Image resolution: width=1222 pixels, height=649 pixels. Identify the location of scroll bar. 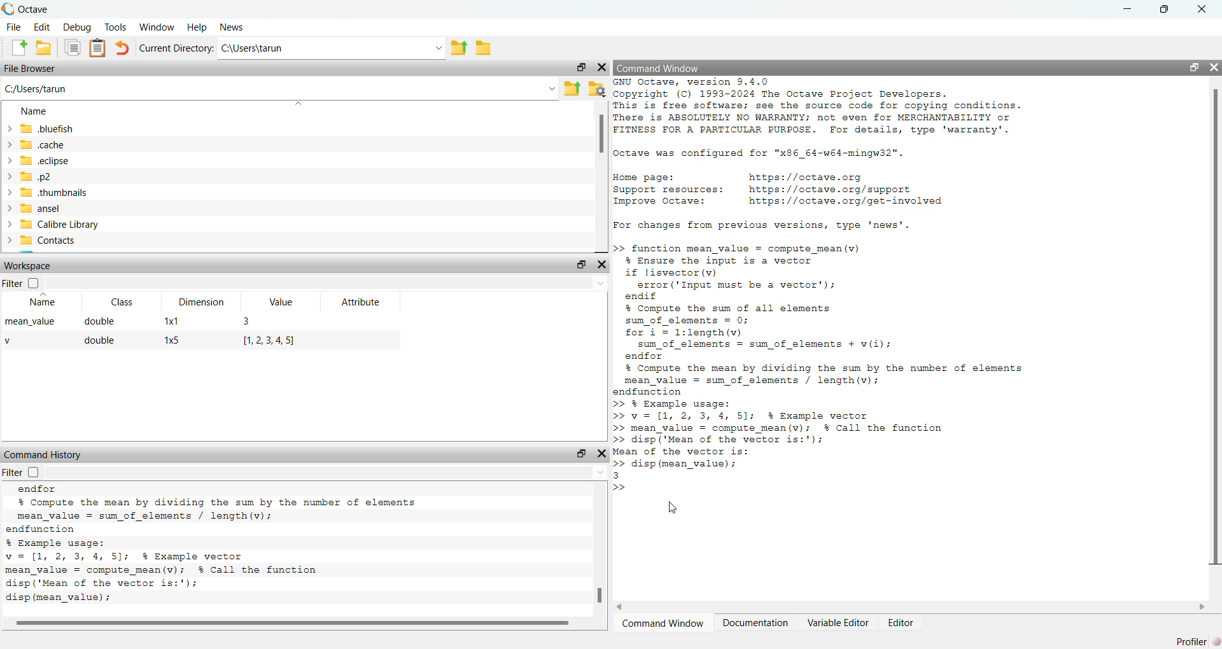
(601, 134).